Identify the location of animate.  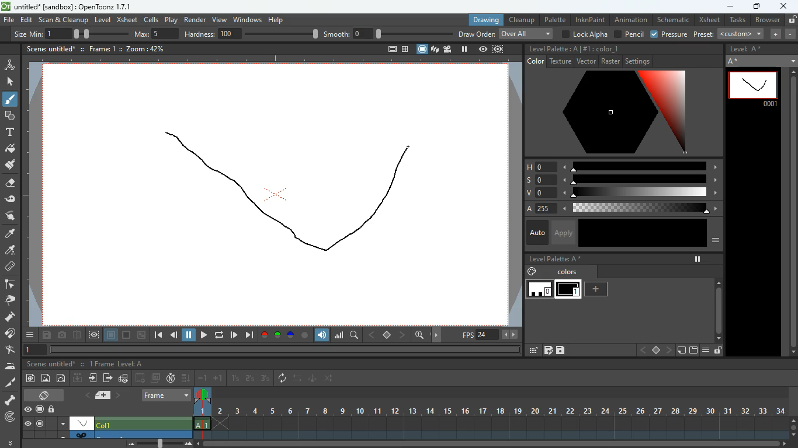
(313, 379).